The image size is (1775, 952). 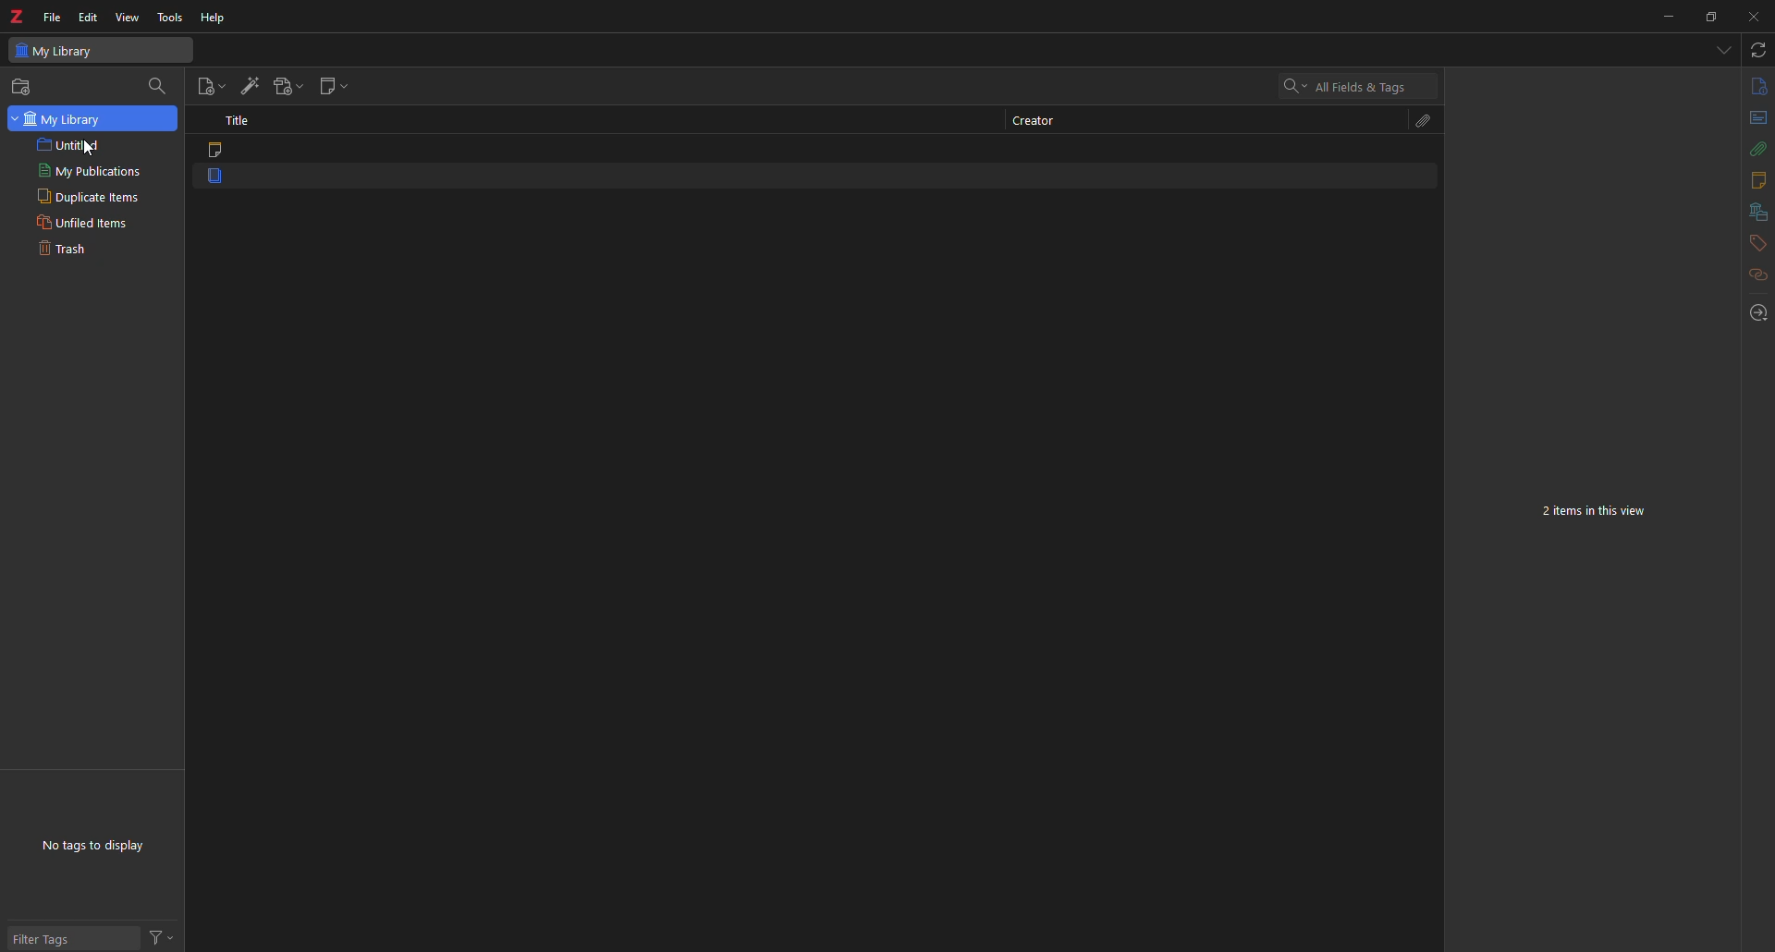 What do you see at coordinates (84, 224) in the screenshot?
I see `unfiled items` at bounding box center [84, 224].